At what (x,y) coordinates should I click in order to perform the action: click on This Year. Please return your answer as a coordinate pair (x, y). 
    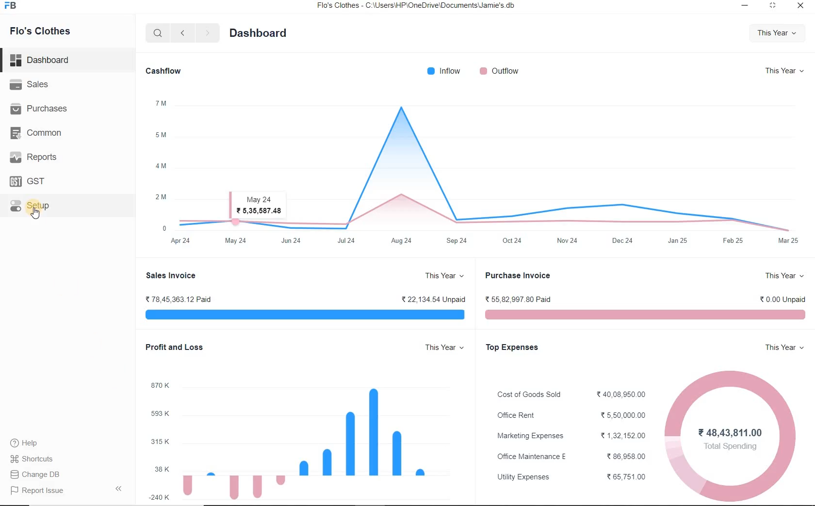
    Looking at the image, I should click on (785, 71).